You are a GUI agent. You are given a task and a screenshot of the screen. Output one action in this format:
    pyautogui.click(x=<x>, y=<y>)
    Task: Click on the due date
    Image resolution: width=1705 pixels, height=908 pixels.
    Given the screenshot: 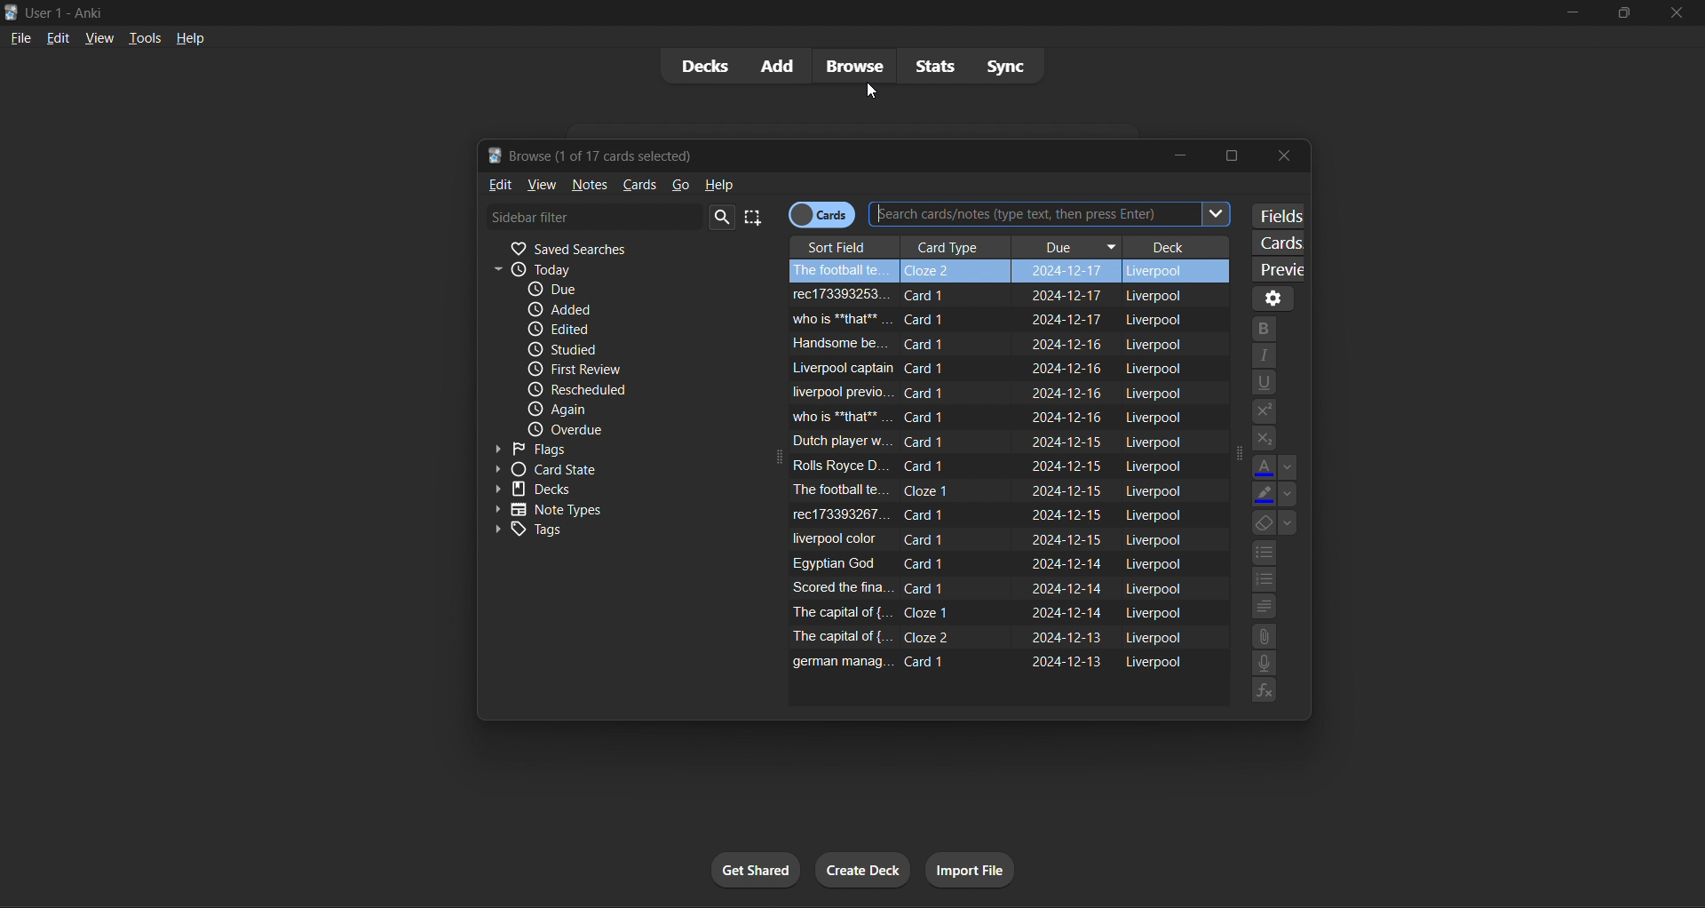 What is the action you would take?
    pyautogui.click(x=1071, y=318)
    